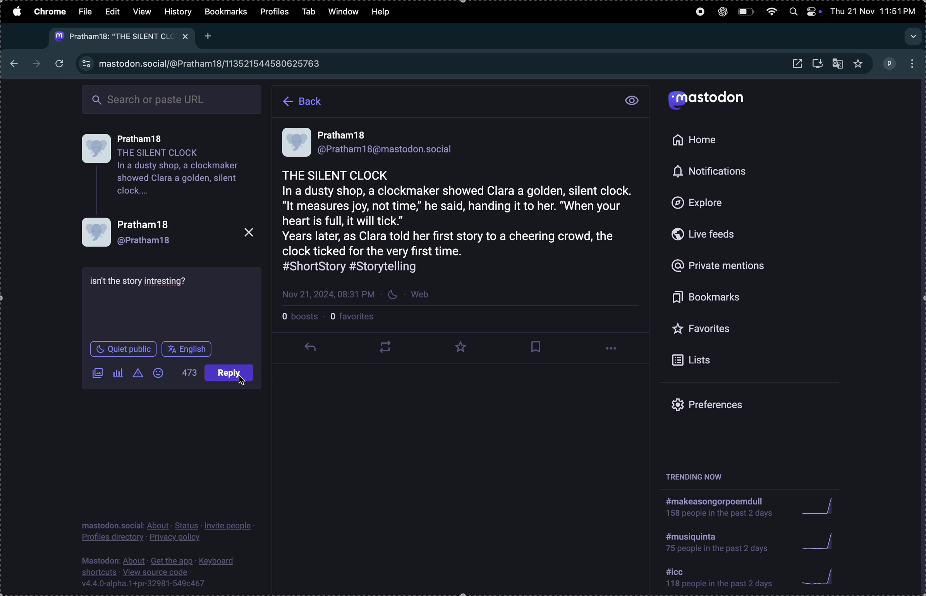  What do you see at coordinates (301, 319) in the screenshot?
I see `boosts` at bounding box center [301, 319].